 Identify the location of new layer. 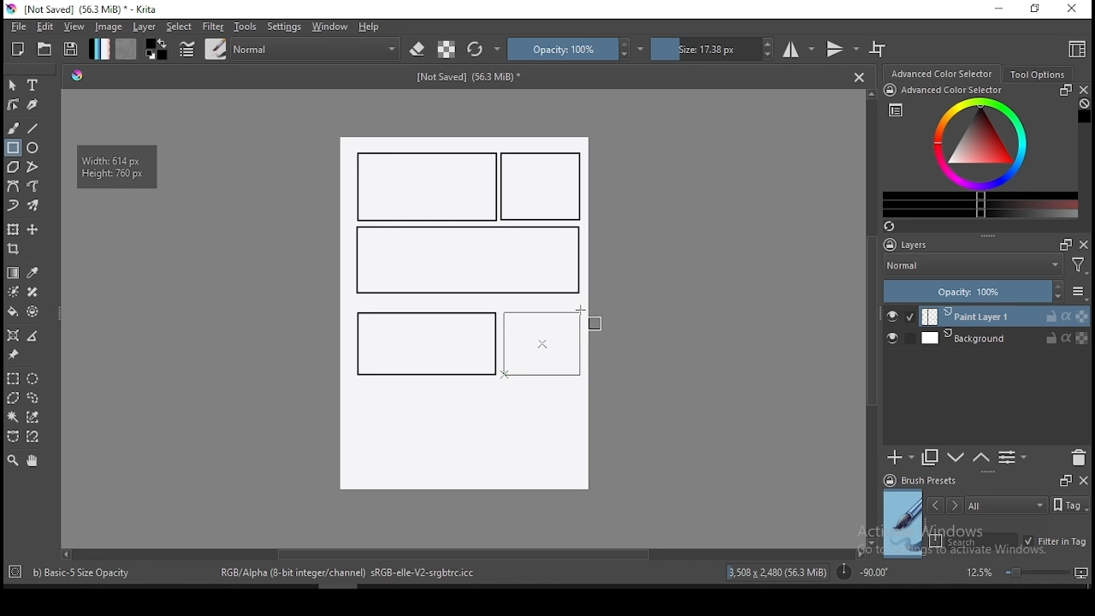
(901, 457).